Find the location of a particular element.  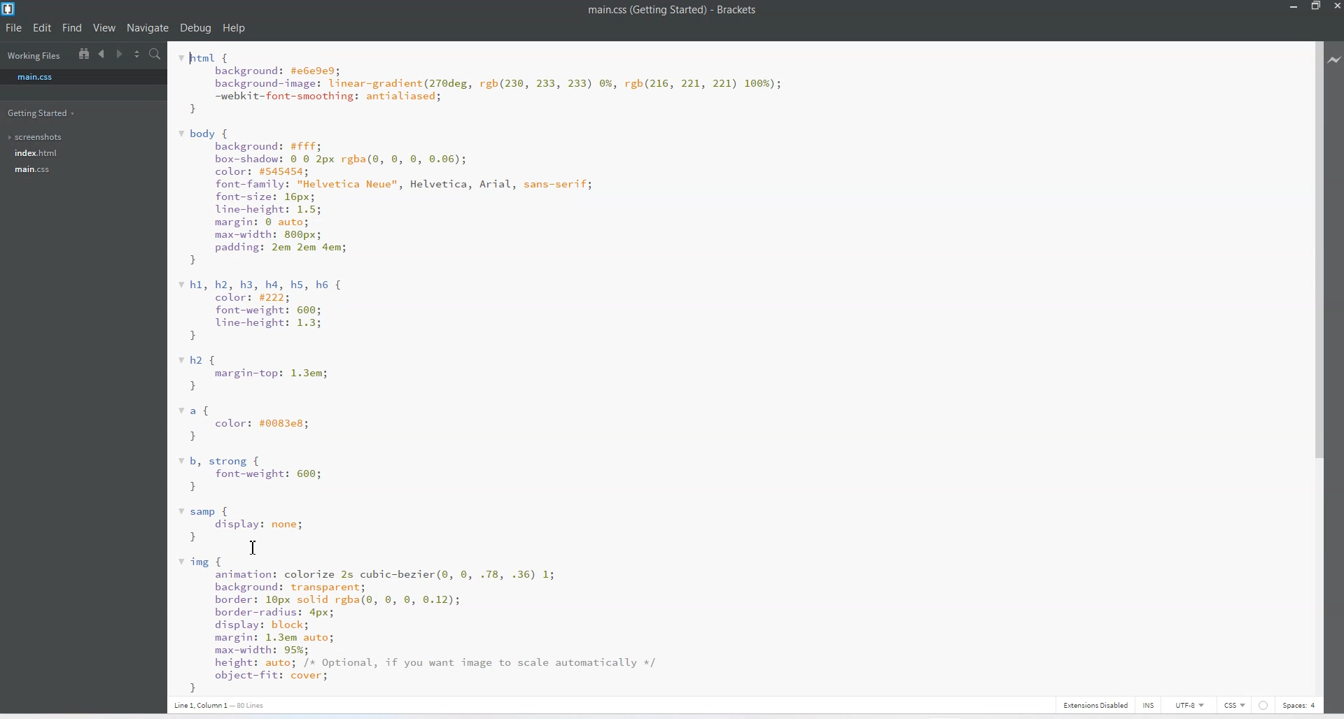

Navigate Backwards is located at coordinates (104, 54).